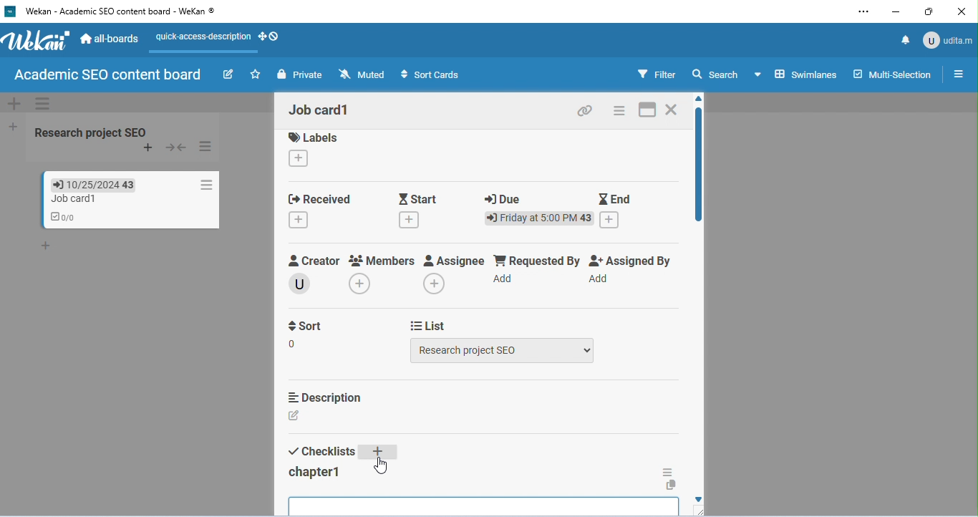 This screenshot has height=517, width=978. I want to click on all-boards, so click(110, 38).